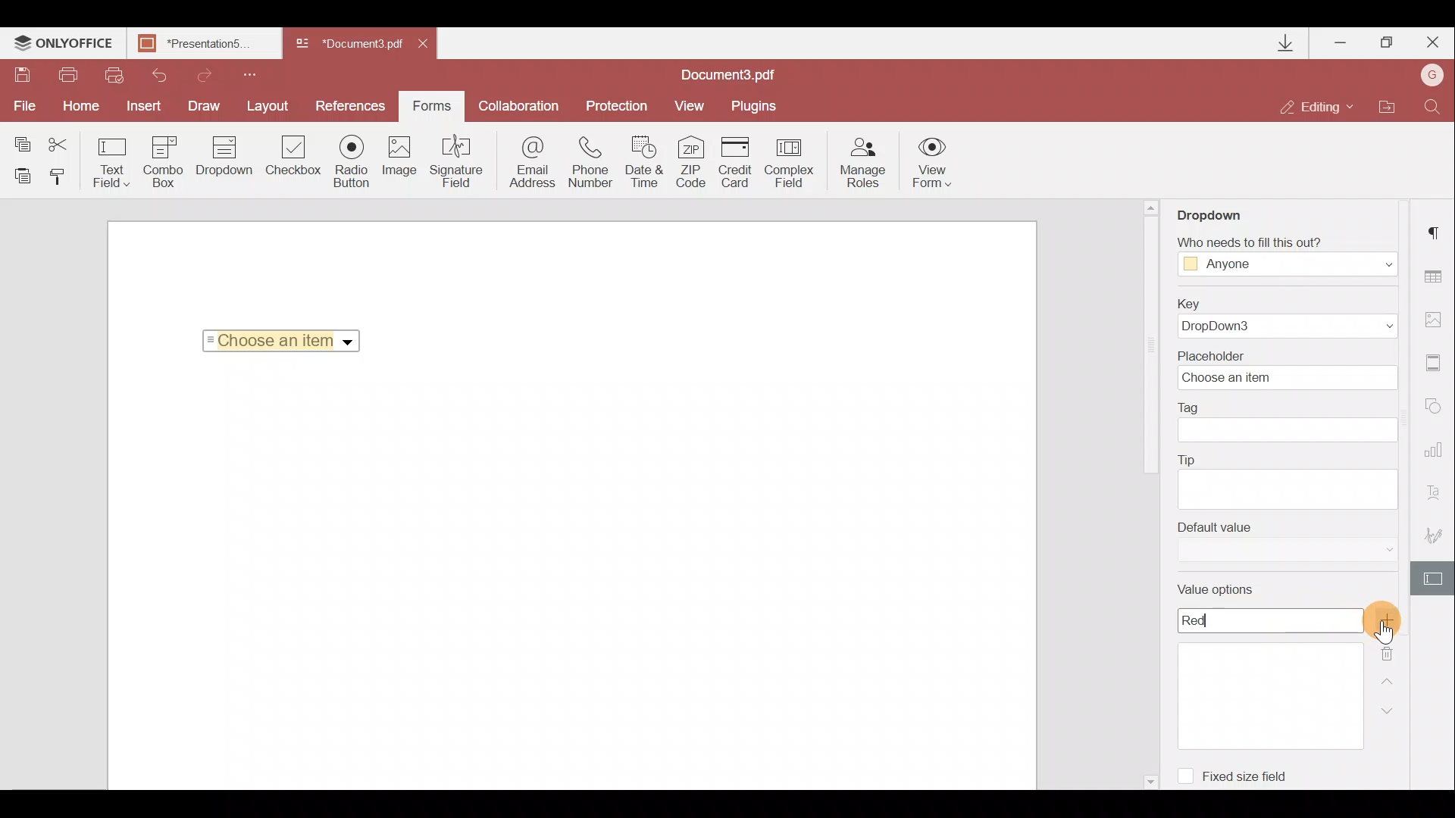  What do you see at coordinates (349, 342) in the screenshot?
I see `Dropdown` at bounding box center [349, 342].